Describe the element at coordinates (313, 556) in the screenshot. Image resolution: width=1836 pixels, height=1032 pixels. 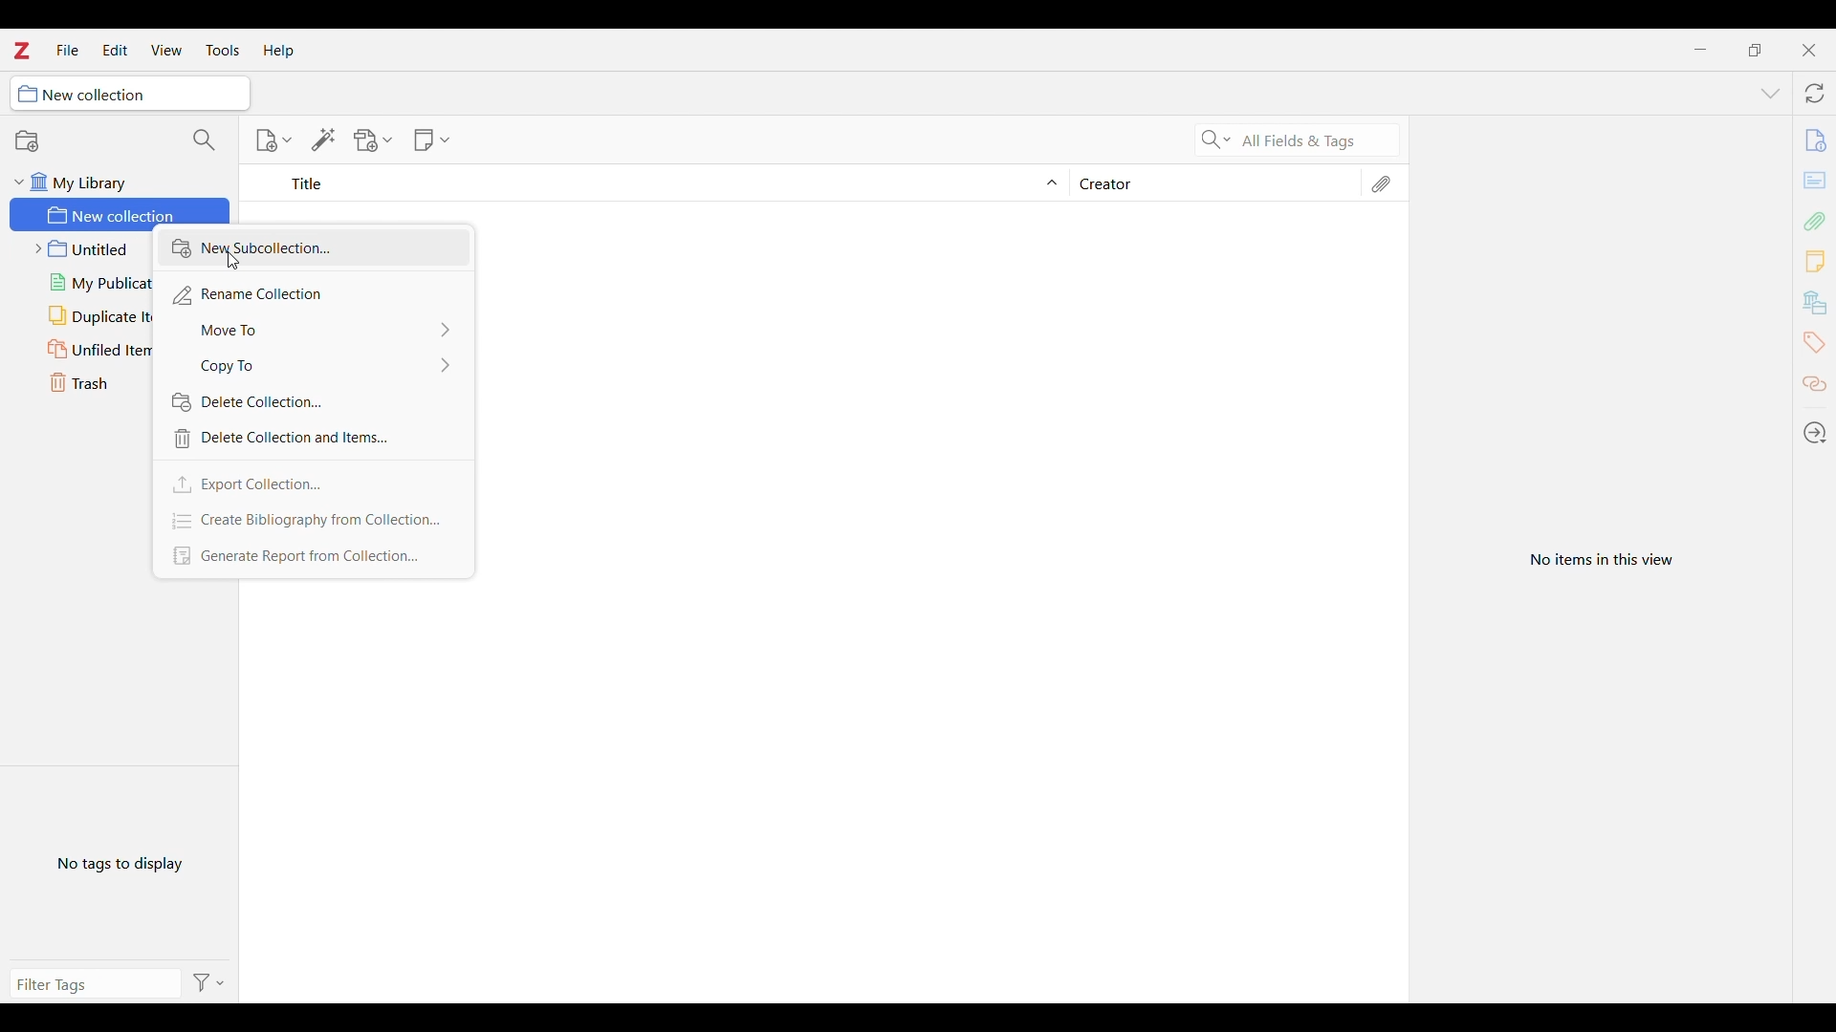
I see `Generate report from collection` at that location.